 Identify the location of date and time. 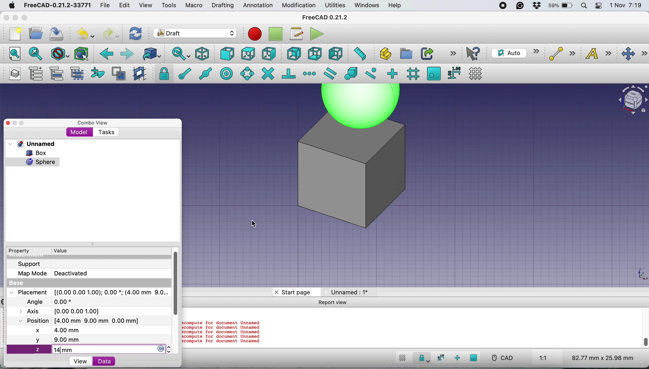
(626, 6).